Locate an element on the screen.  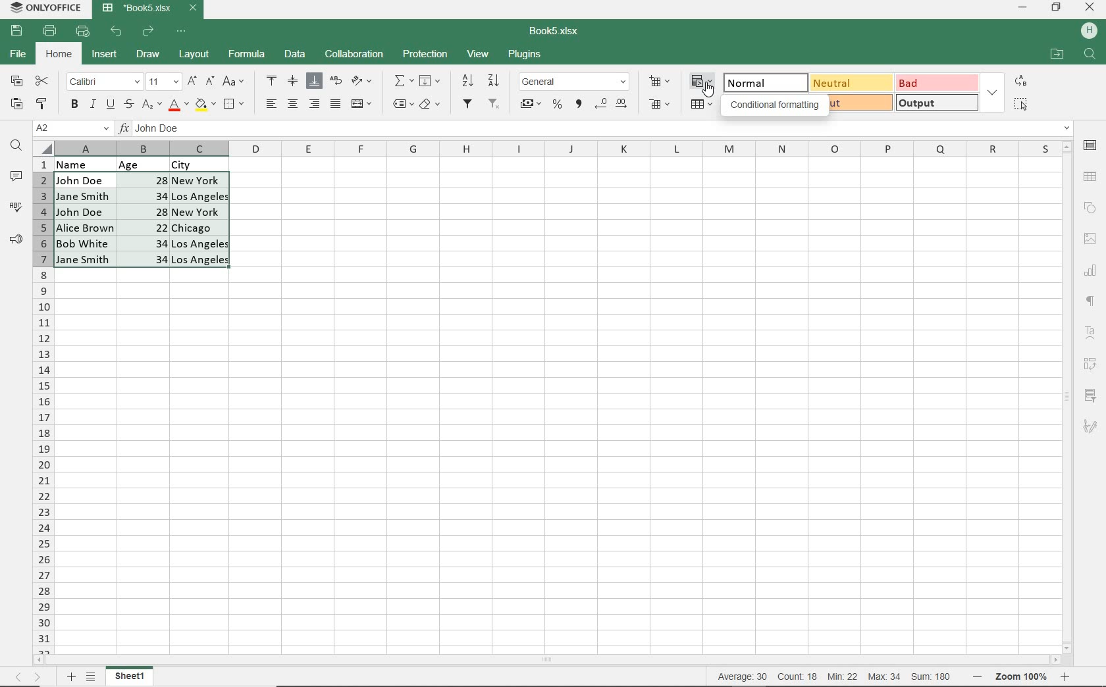
ALIGN TOP is located at coordinates (273, 80).